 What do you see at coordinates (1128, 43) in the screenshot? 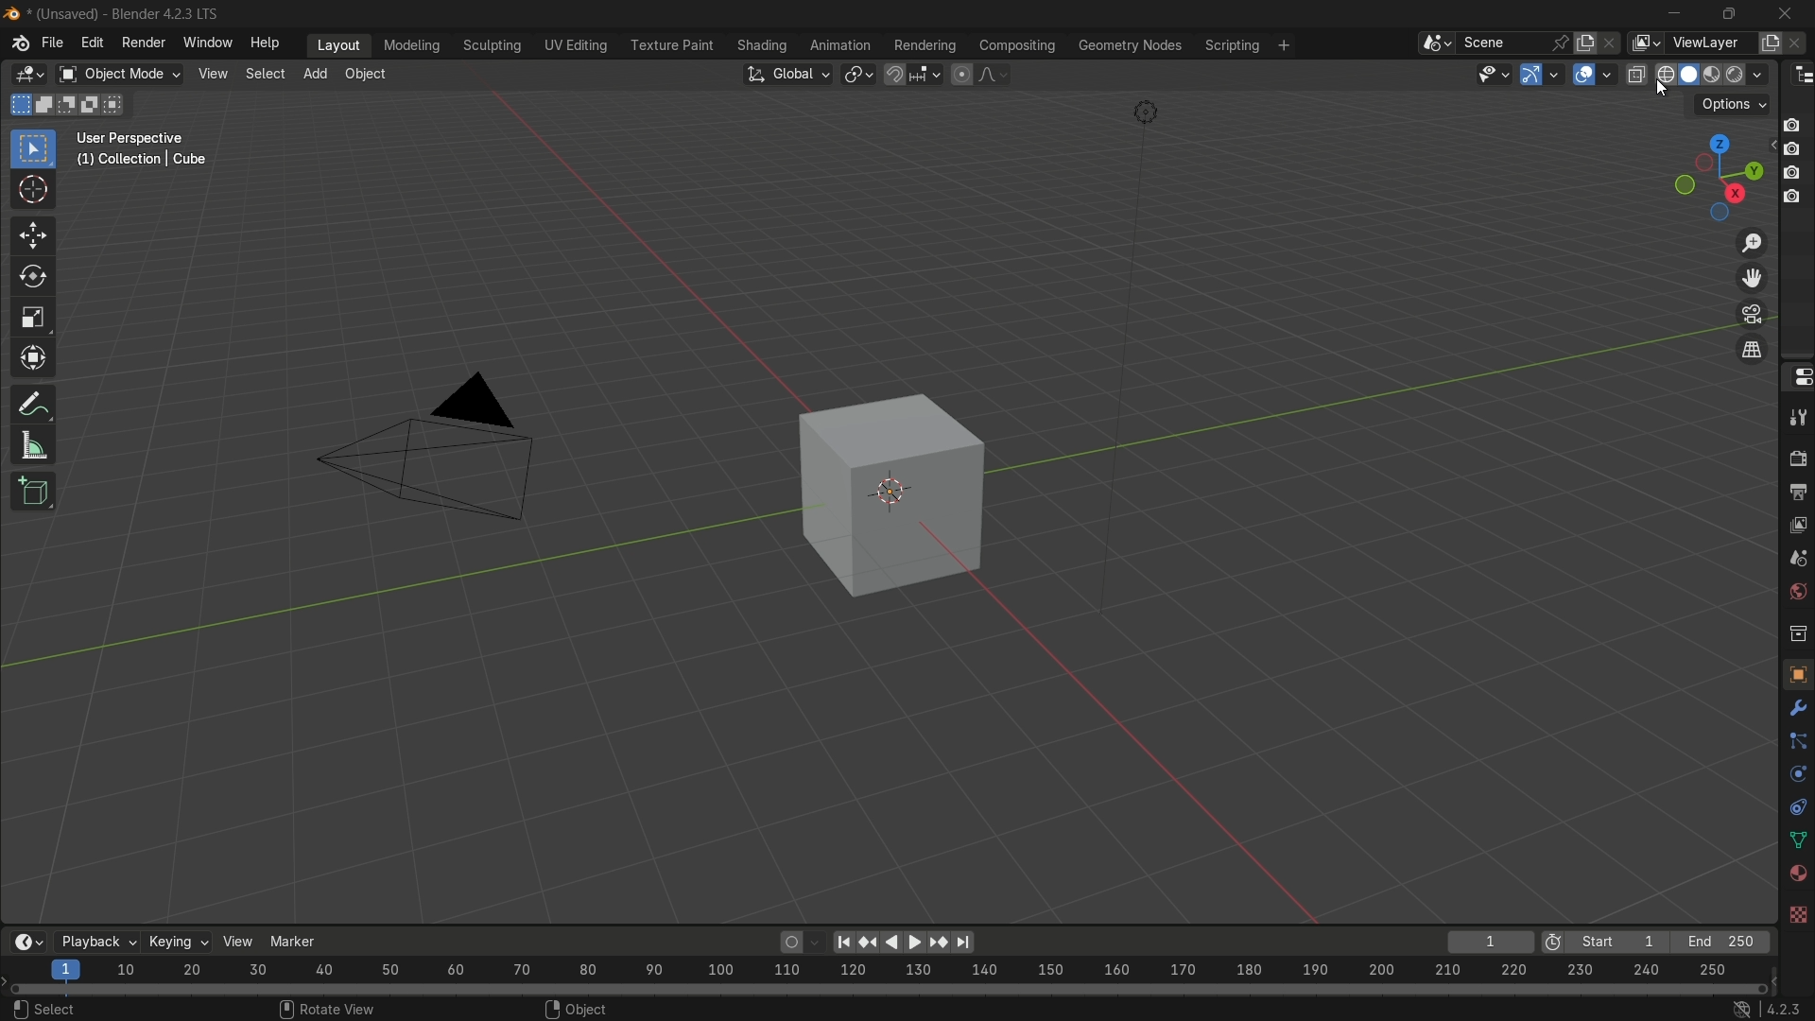
I see `geometry nodes menu` at bounding box center [1128, 43].